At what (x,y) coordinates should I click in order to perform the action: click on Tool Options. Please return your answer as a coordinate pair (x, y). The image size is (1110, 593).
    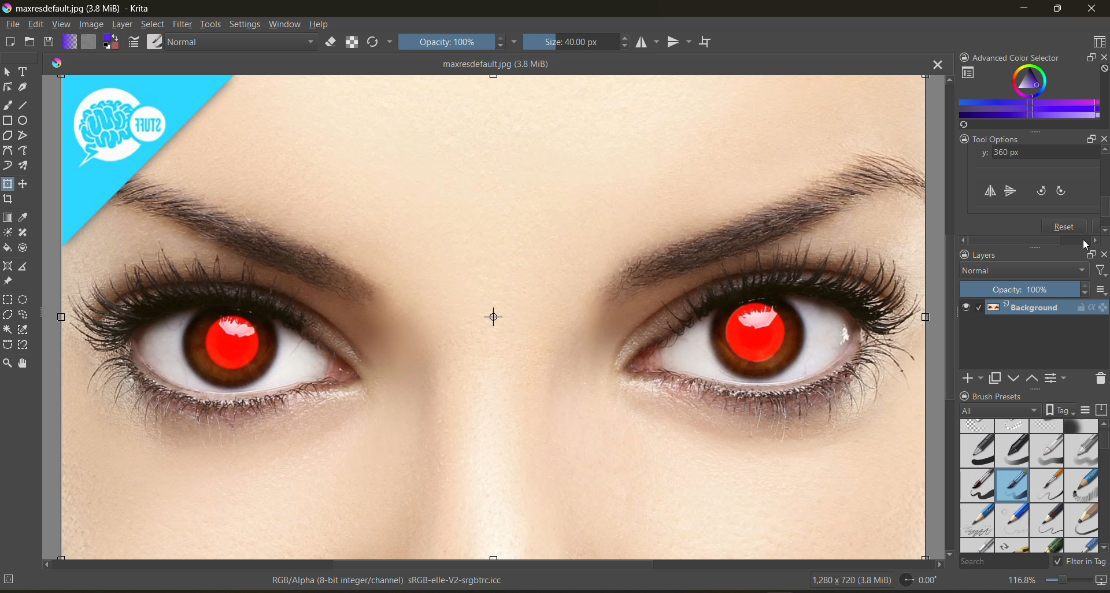
    Looking at the image, I should click on (990, 139).